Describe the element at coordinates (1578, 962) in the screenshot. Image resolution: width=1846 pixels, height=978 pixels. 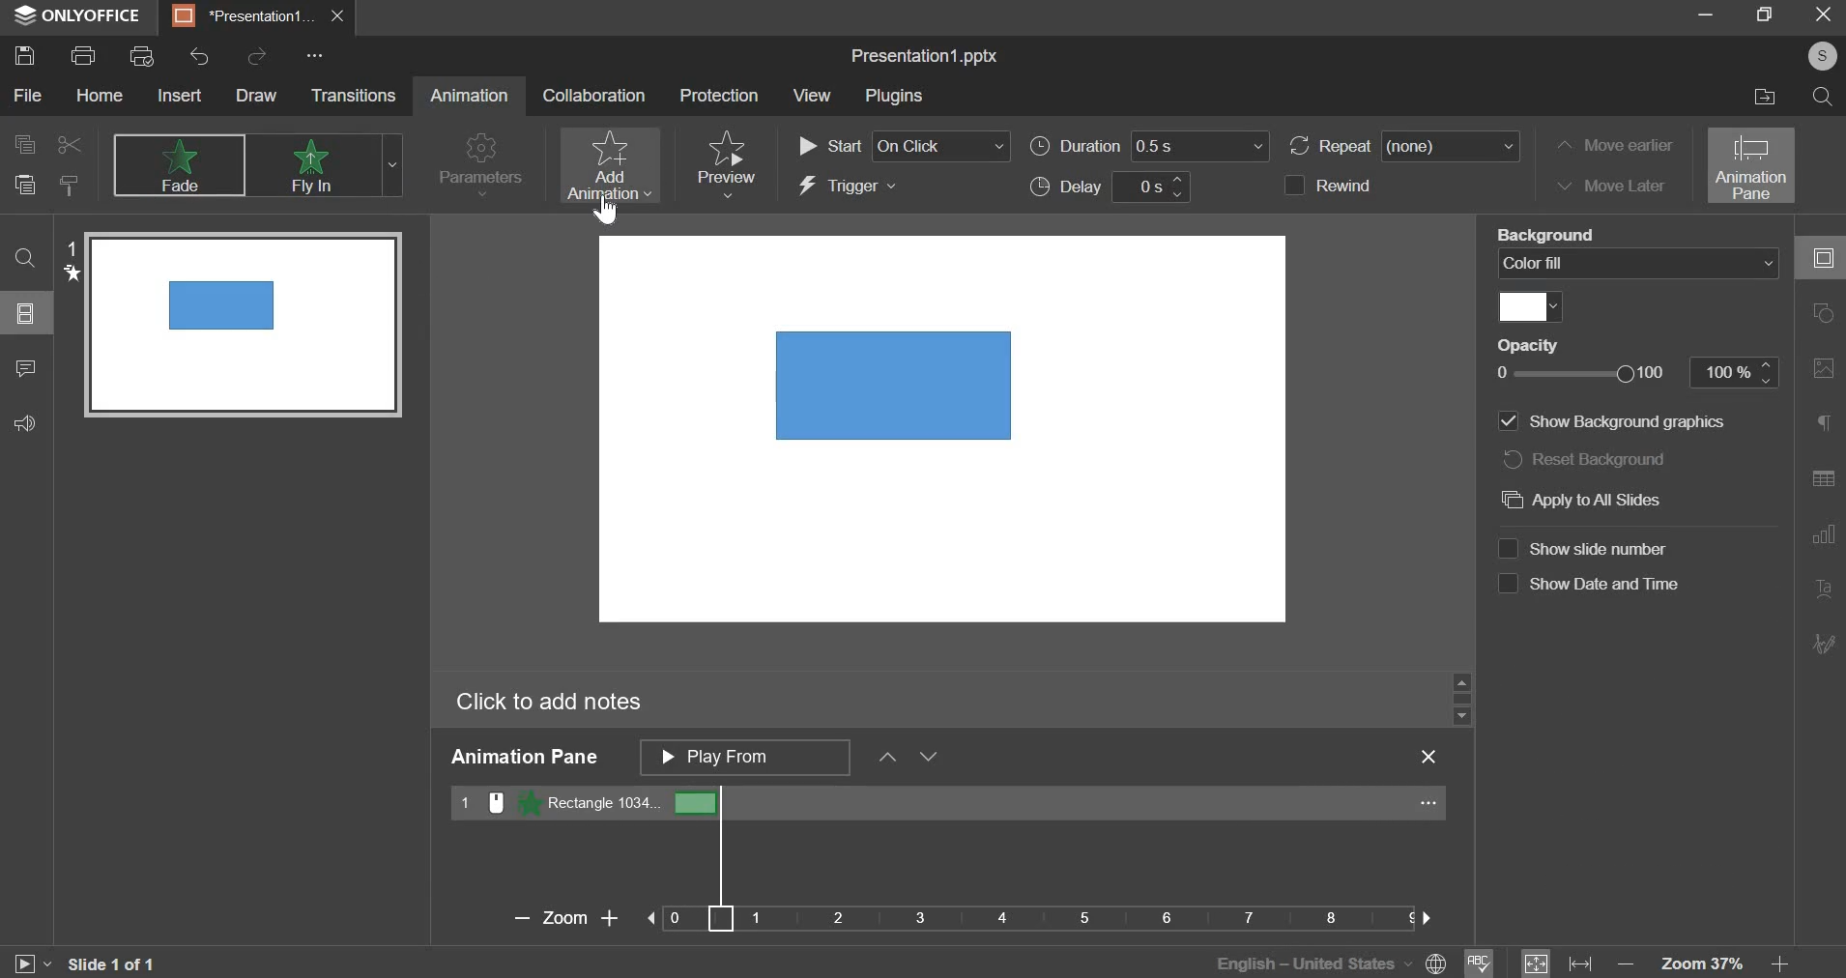
I see `fit to width` at that location.